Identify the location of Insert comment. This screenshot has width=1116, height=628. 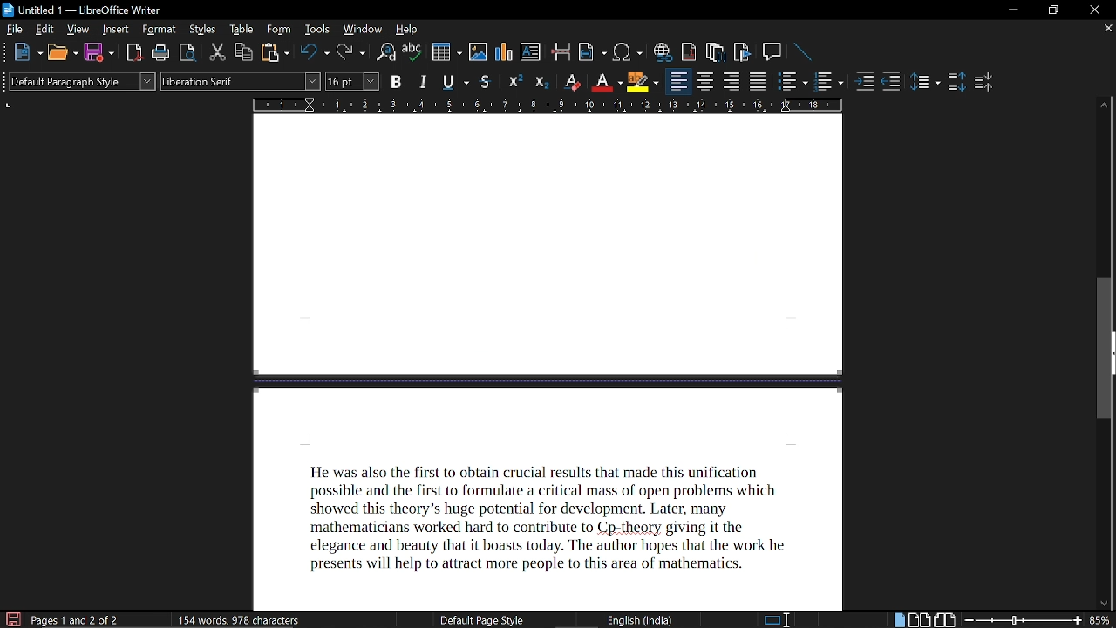
(772, 52).